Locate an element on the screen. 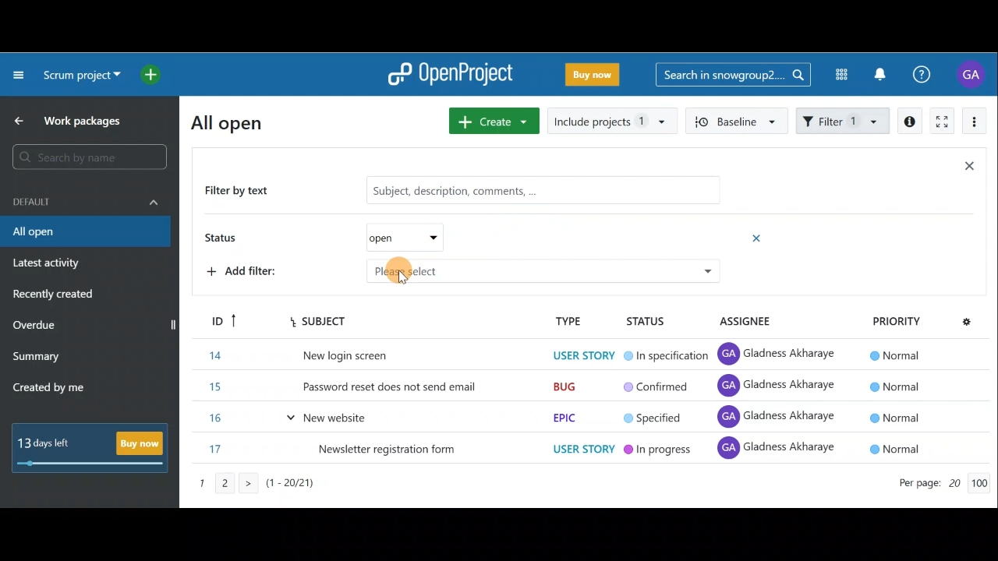 Image resolution: width=998 pixels, height=561 pixels. Item 6 is located at coordinates (565, 355).